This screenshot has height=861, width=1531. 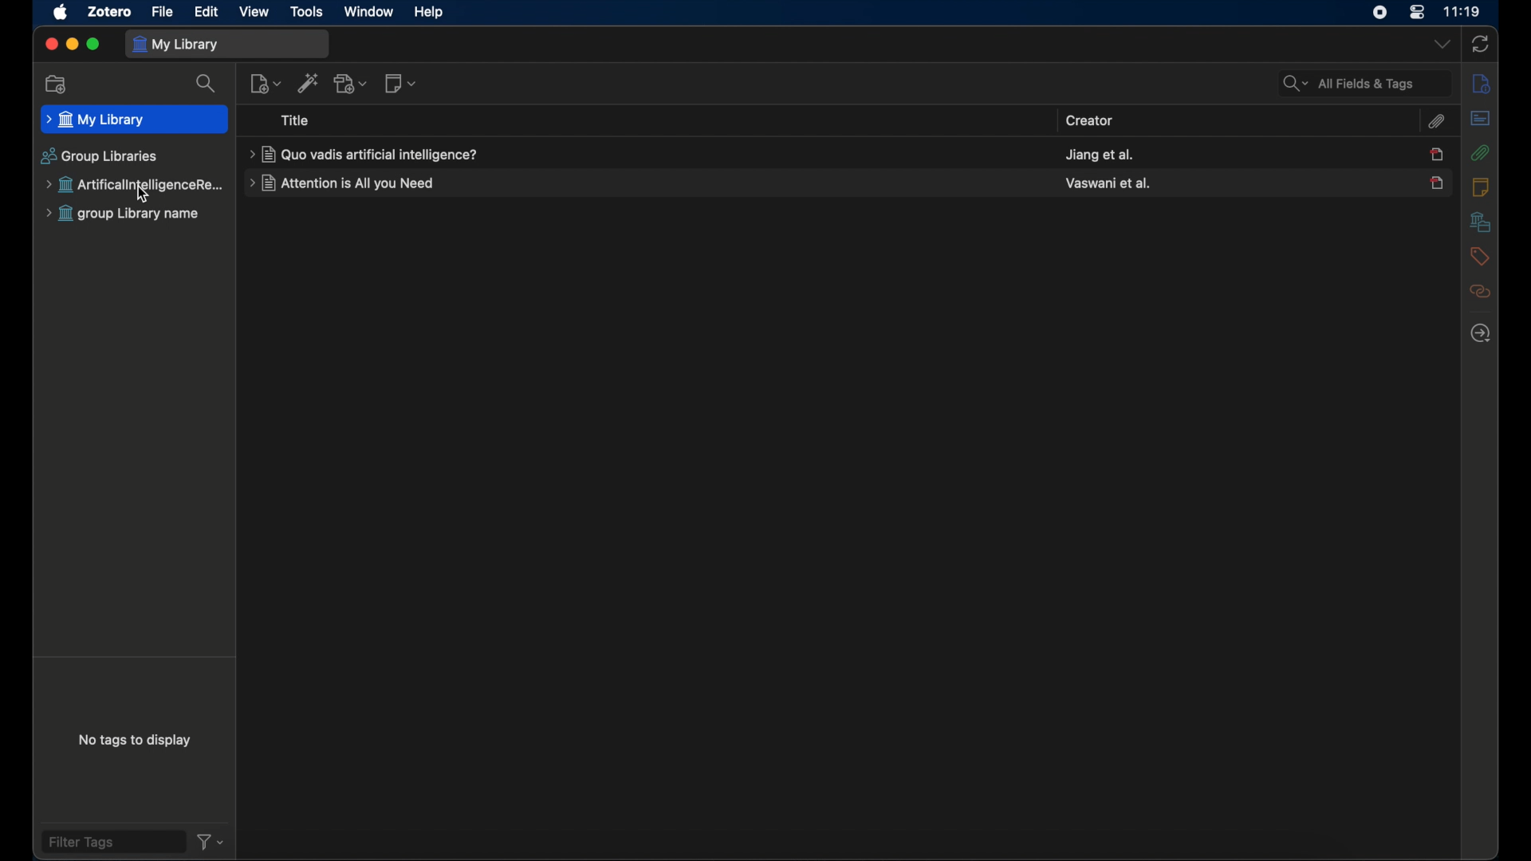 I want to click on cursor, so click(x=147, y=195).